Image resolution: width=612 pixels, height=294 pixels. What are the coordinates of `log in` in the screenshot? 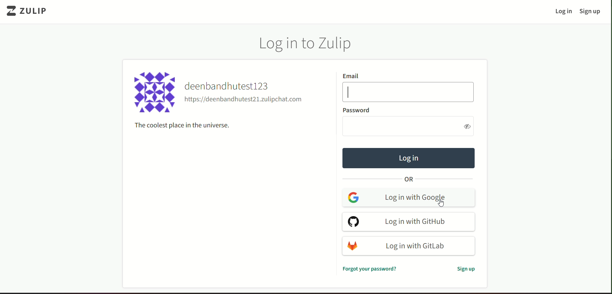 It's located at (409, 158).